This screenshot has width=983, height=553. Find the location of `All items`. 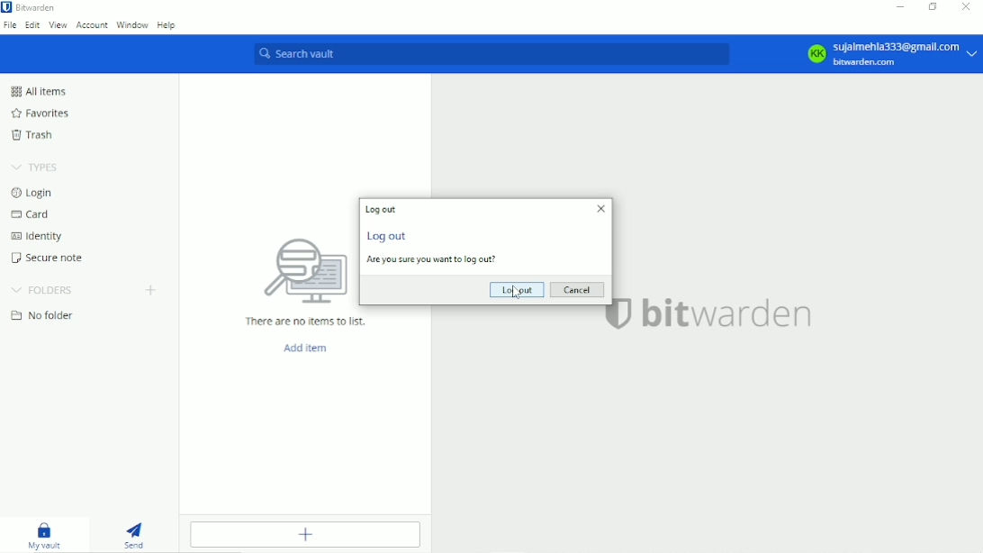

All items is located at coordinates (38, 91).